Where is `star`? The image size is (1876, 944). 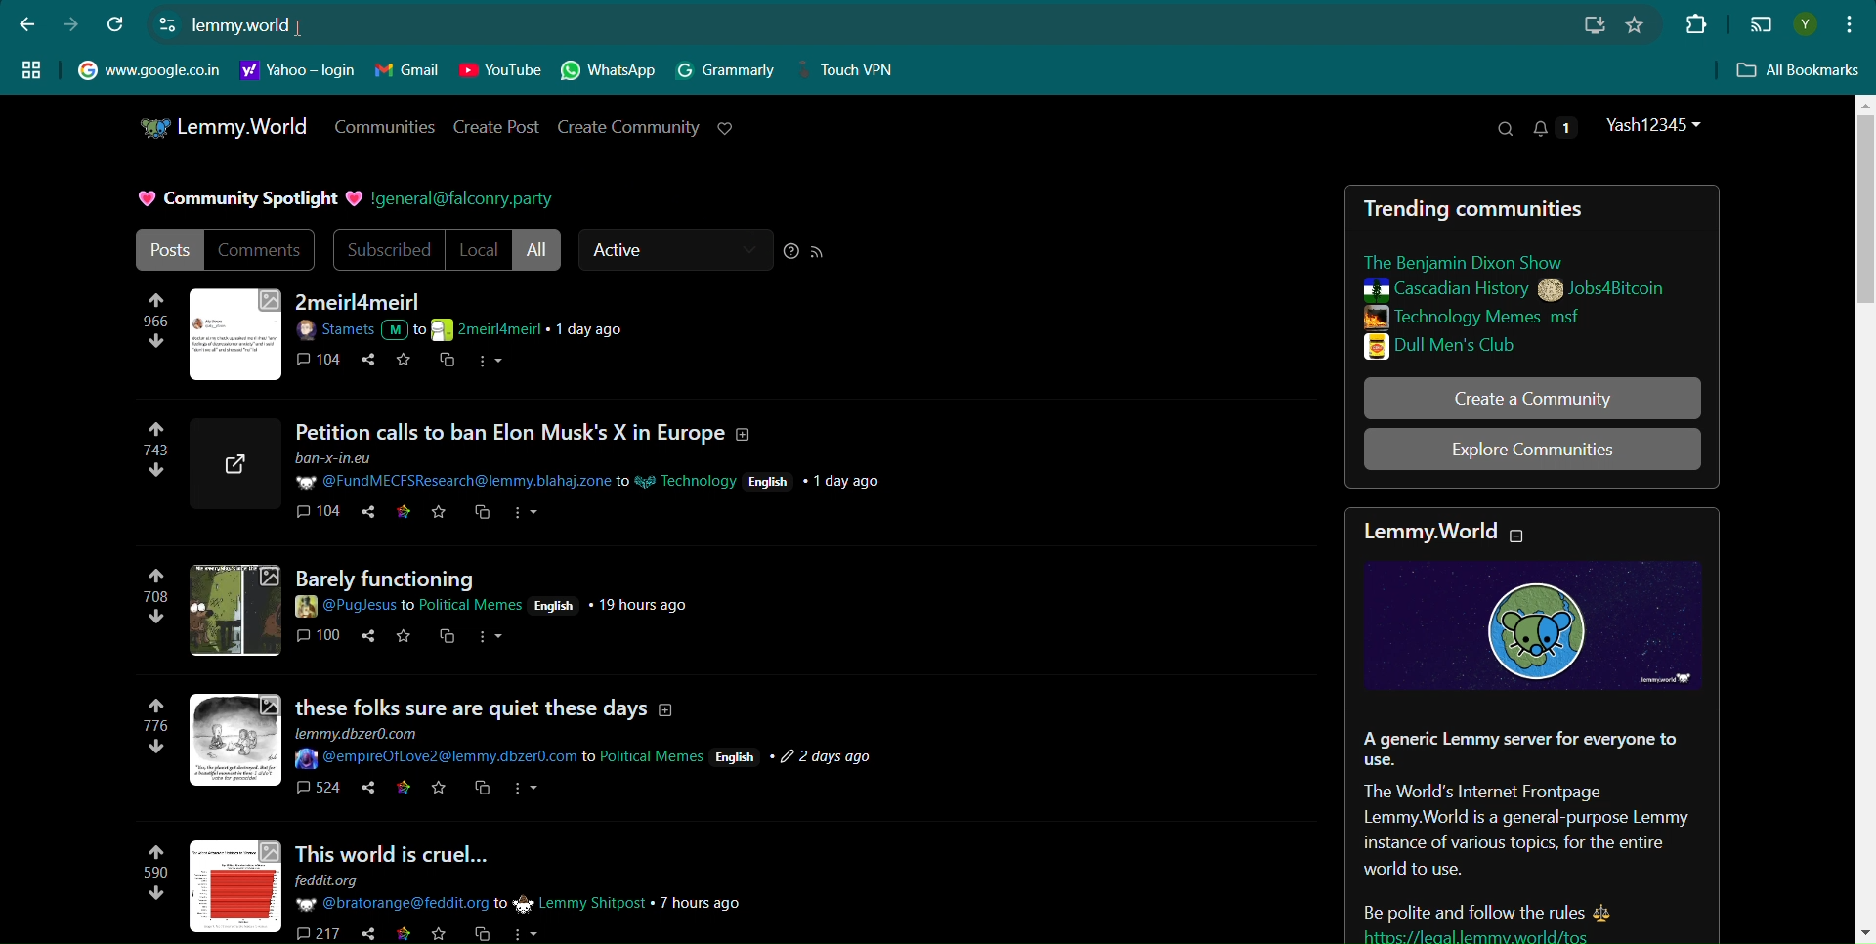
star is located at coordinates (403, 638).